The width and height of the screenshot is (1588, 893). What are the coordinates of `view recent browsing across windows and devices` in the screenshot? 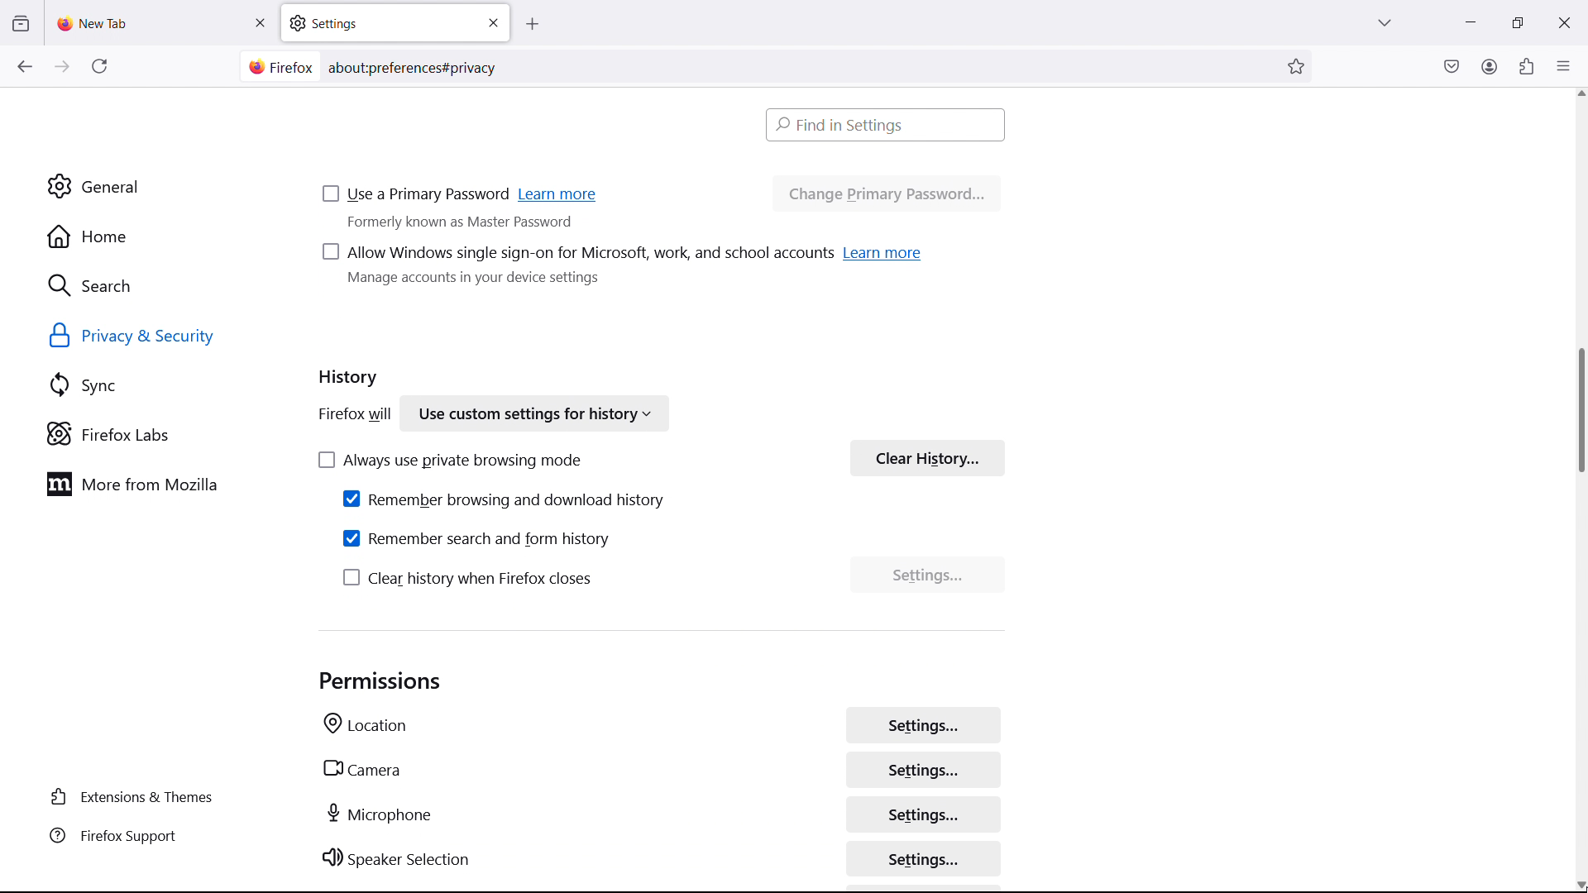 It's located at (20, 24).